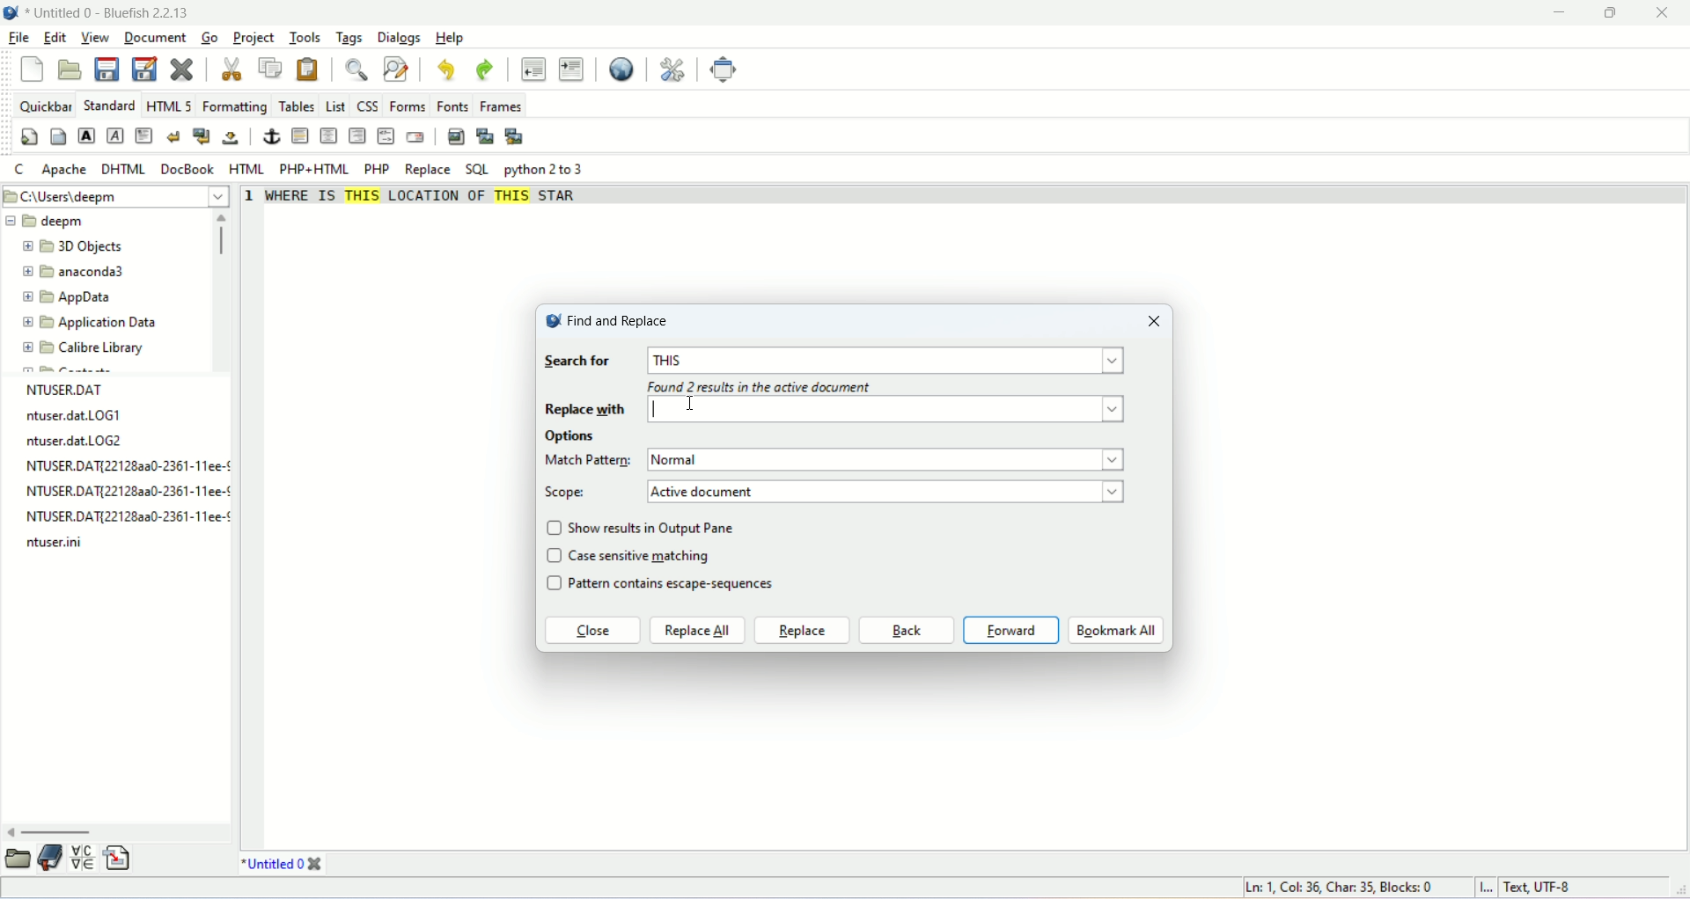  I want to click on Calibre Library, so click(84, 347).